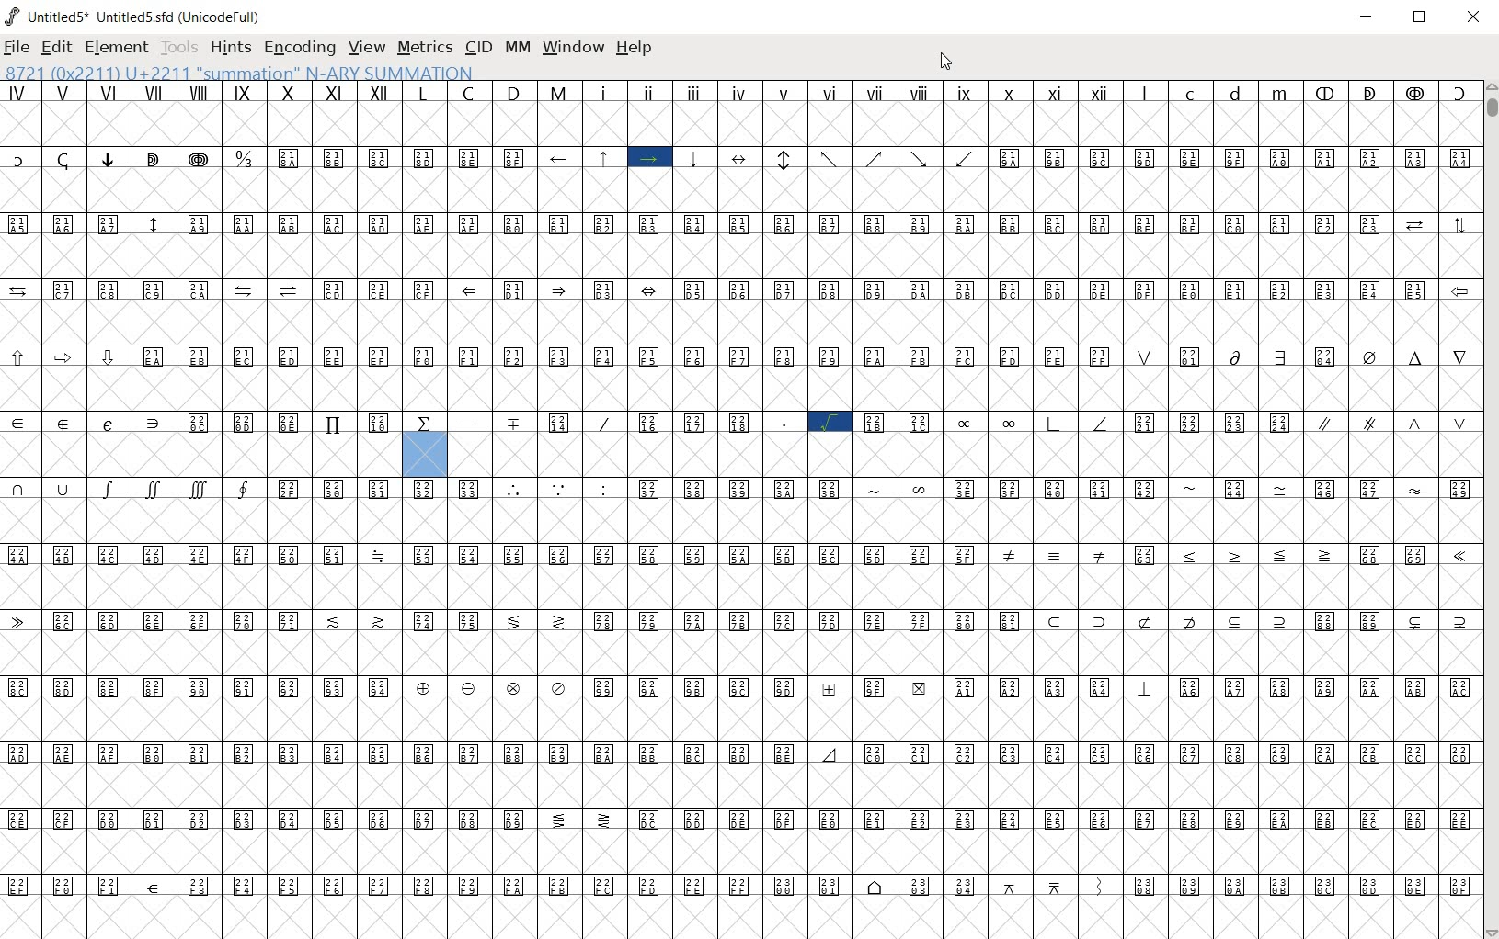  I want to click on WINDOW, so click(572, 48).